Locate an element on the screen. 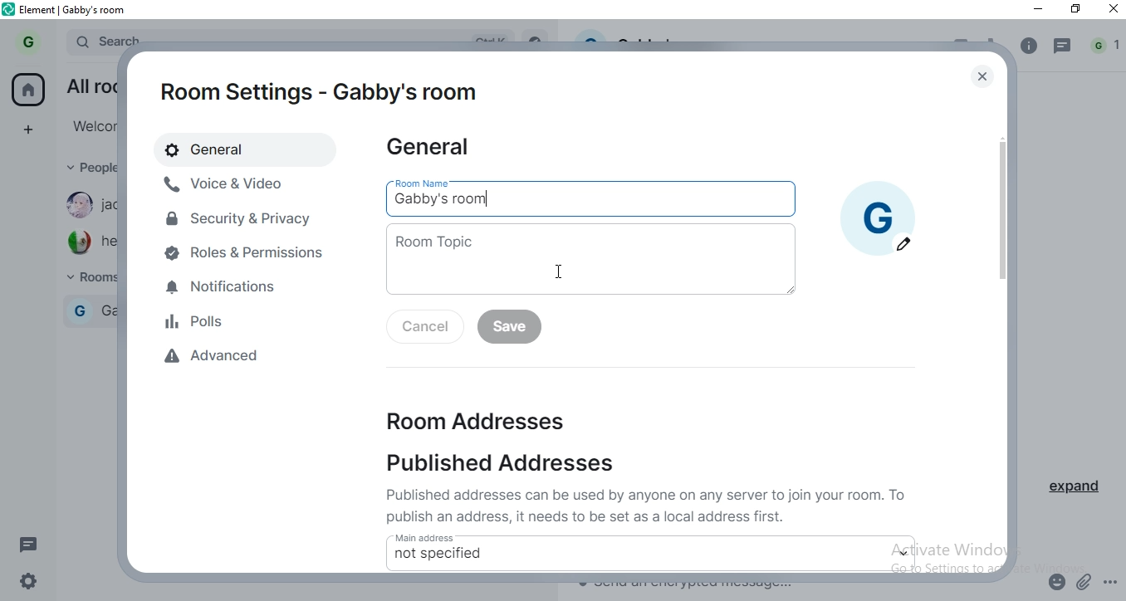 The image size is (1126, 601). rooms is located at coordinates (86, 279).